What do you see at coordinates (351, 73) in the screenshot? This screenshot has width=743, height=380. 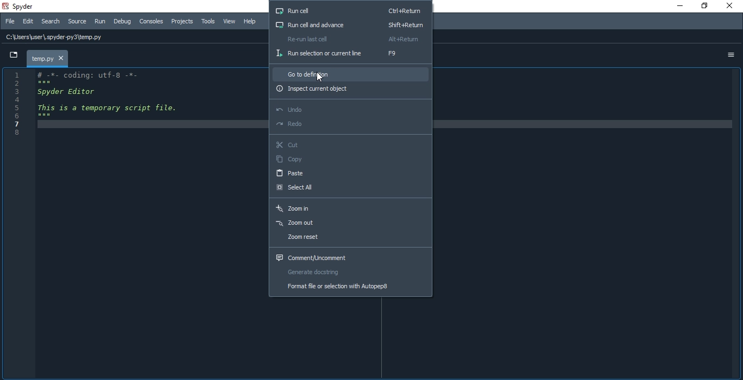 I see `Go to definition` at bounding box center [351, 73].